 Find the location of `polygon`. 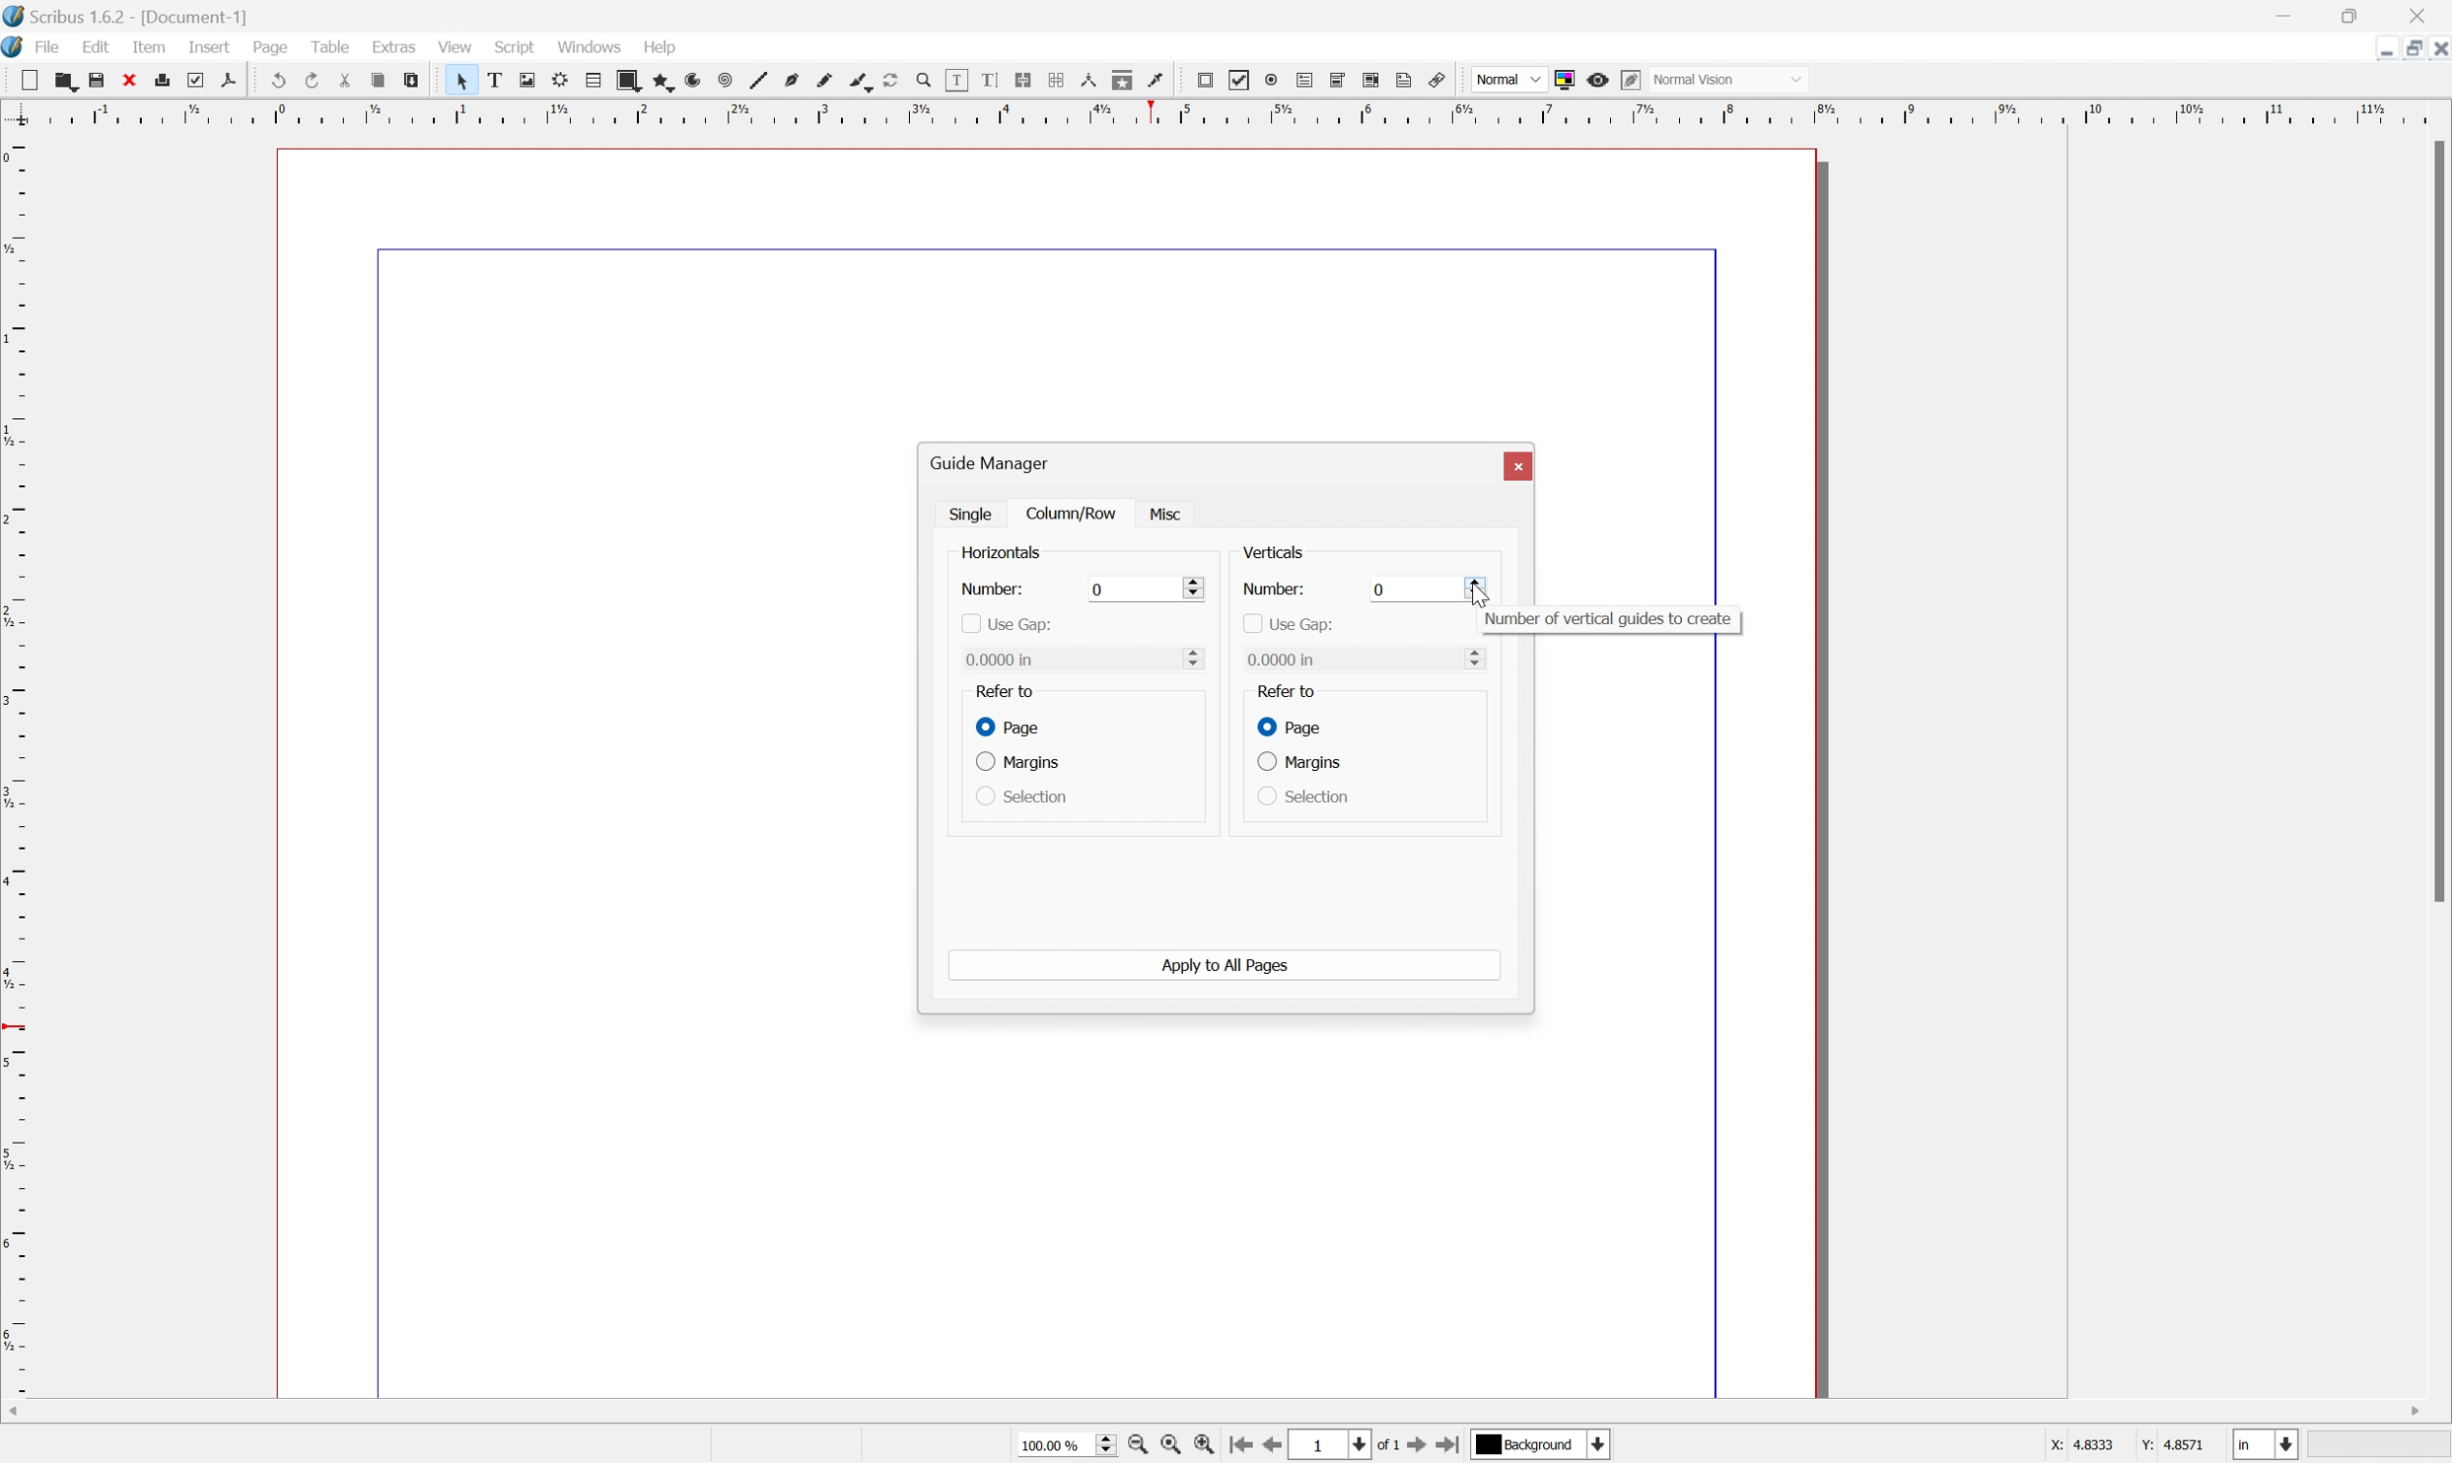

polygon is located at coordinates (662, 83).